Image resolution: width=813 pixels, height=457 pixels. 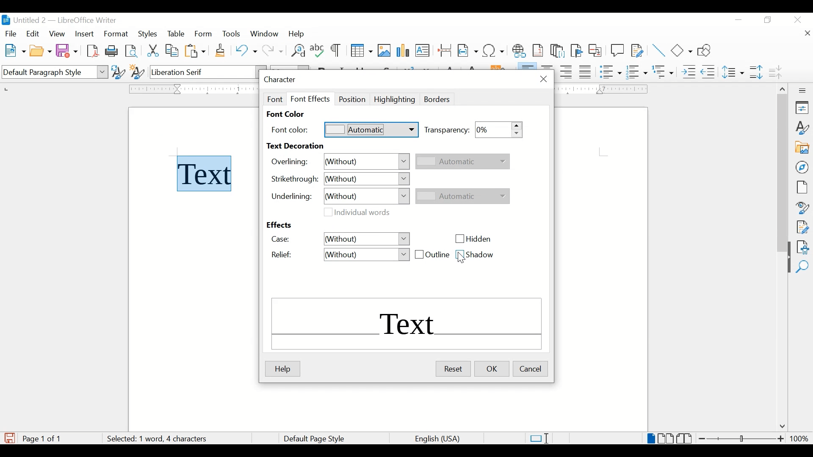 What do you see at coordinates (445, 50) in the screenshot?
I see `insert page break` at bounding box center [445, 50].